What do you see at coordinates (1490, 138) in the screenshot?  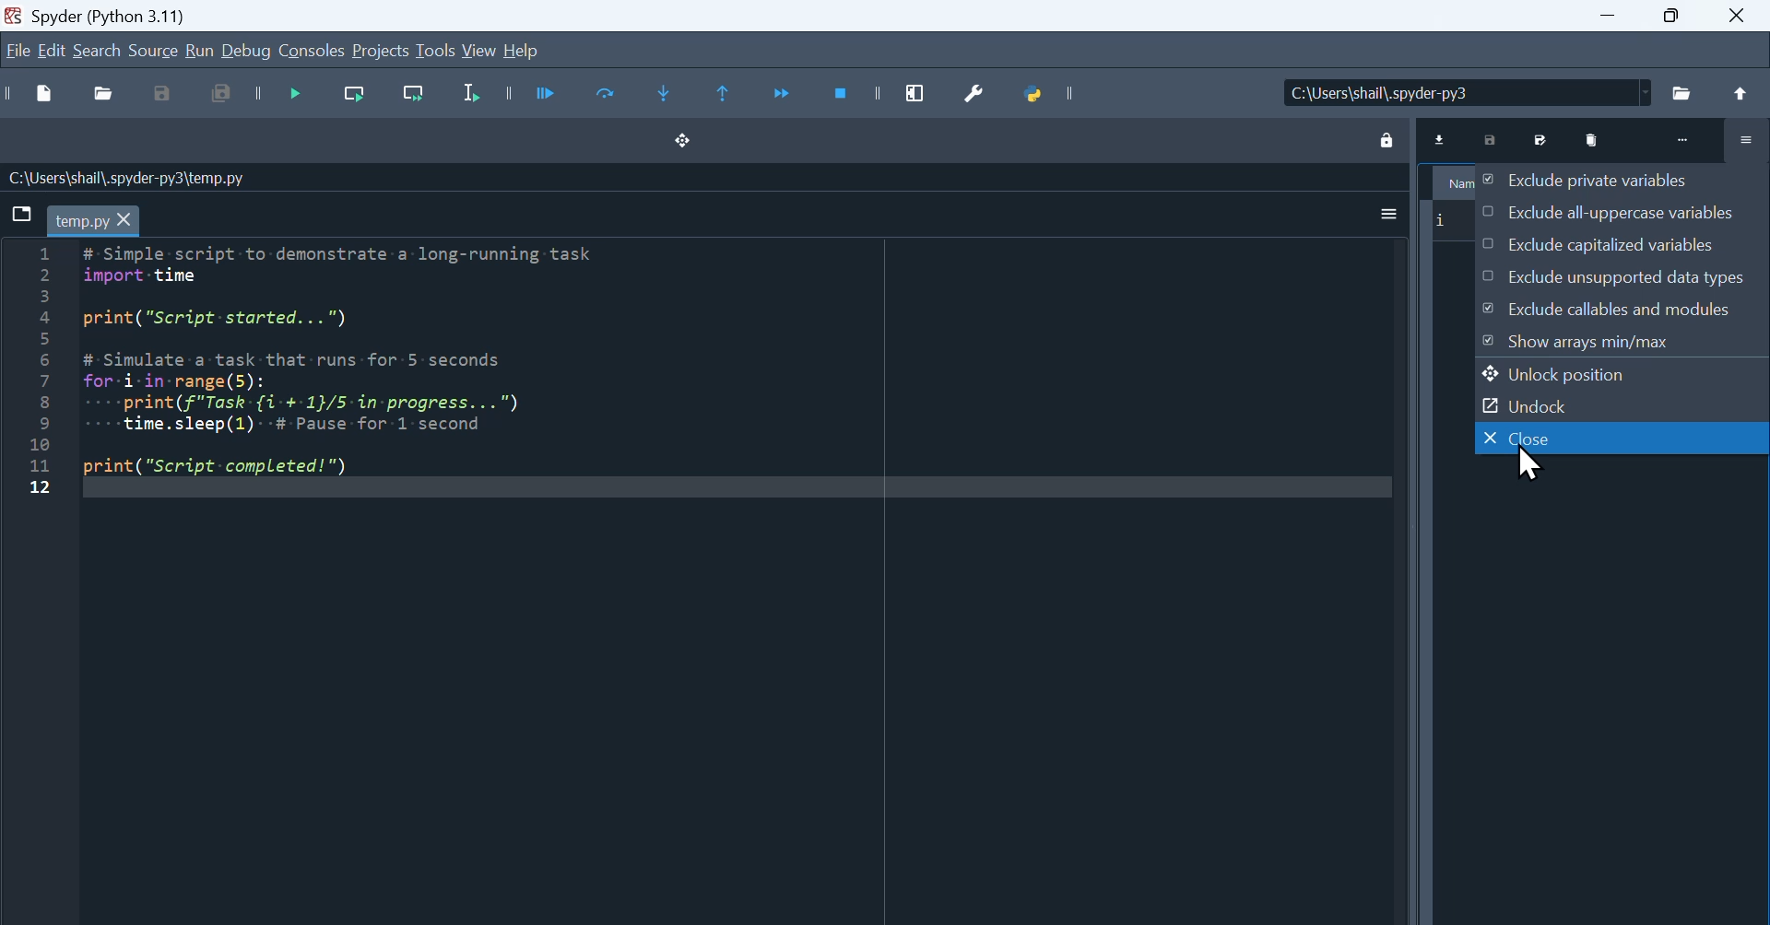 I see `Save data` at bounding box center [1490, 138].